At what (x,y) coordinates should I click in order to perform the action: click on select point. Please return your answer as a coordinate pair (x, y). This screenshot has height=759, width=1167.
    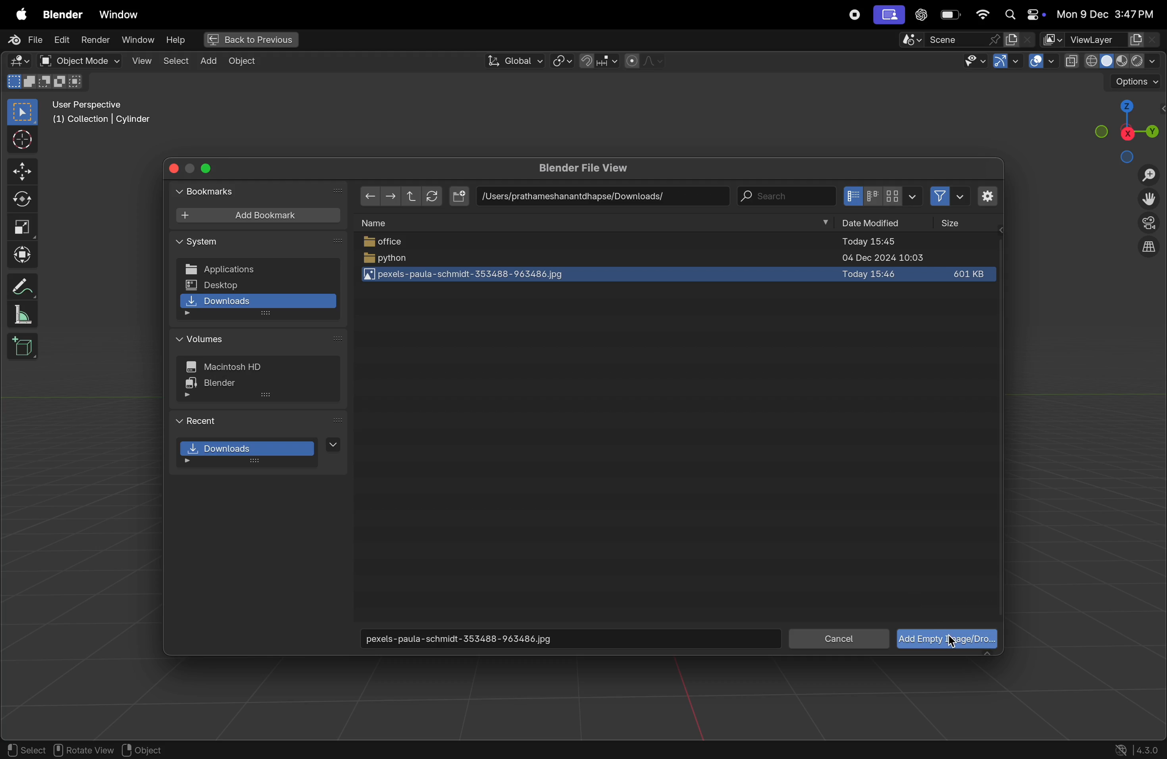
    Looking at the image, I should click on (22, 111).